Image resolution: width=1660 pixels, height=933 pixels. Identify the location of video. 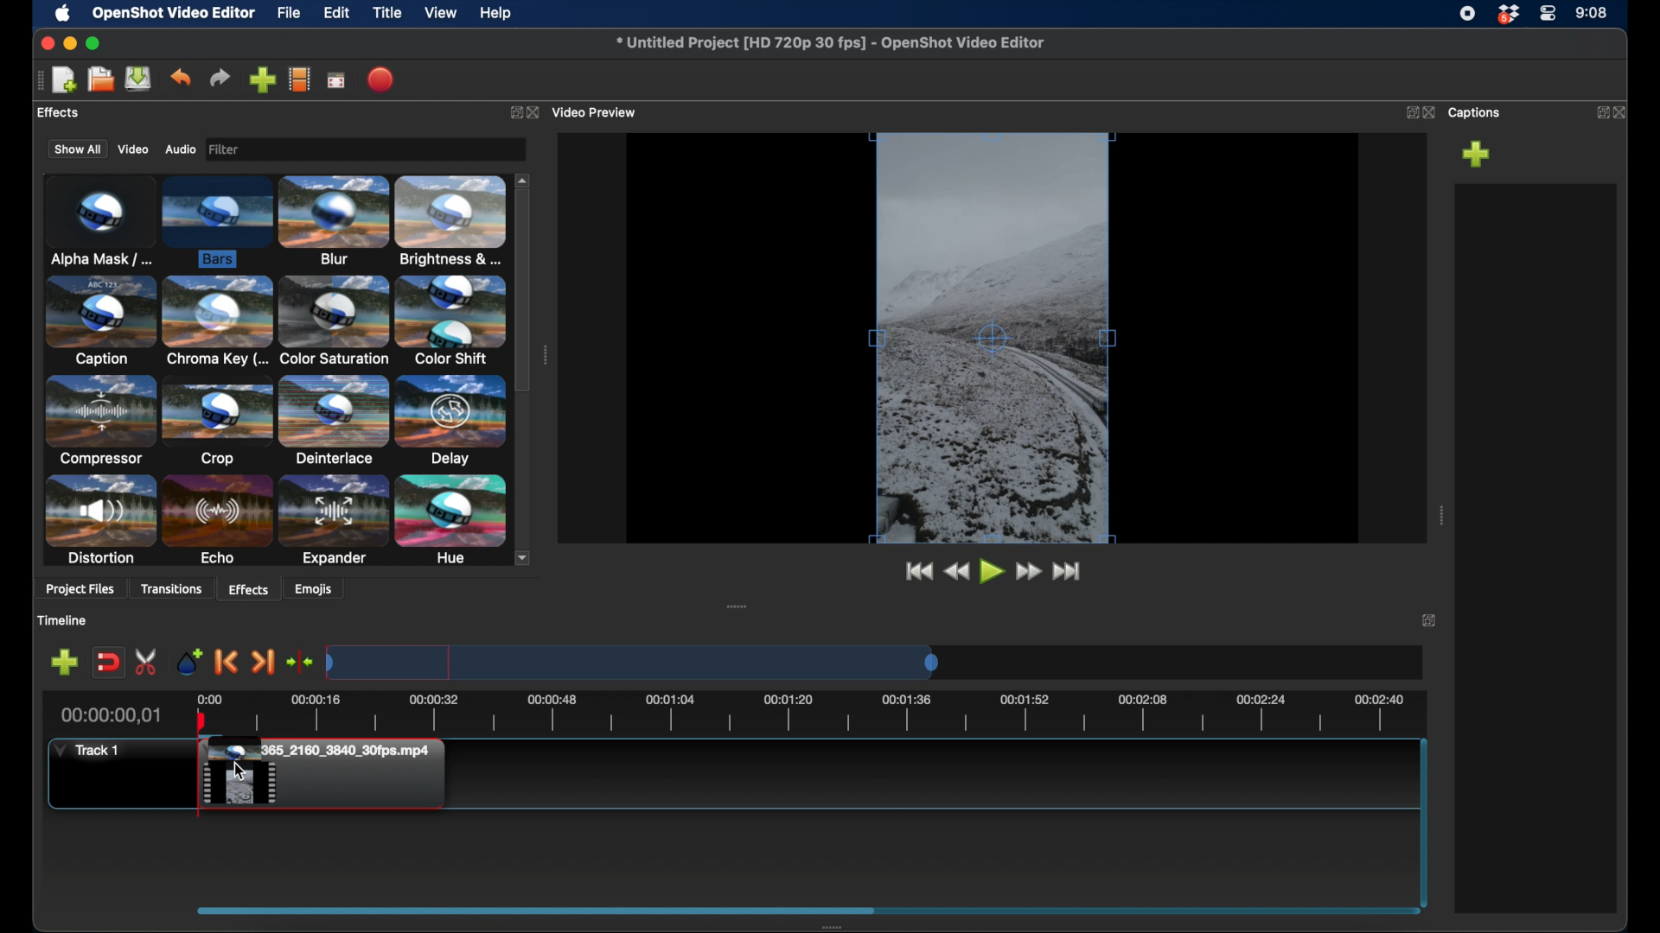
(133, 149).